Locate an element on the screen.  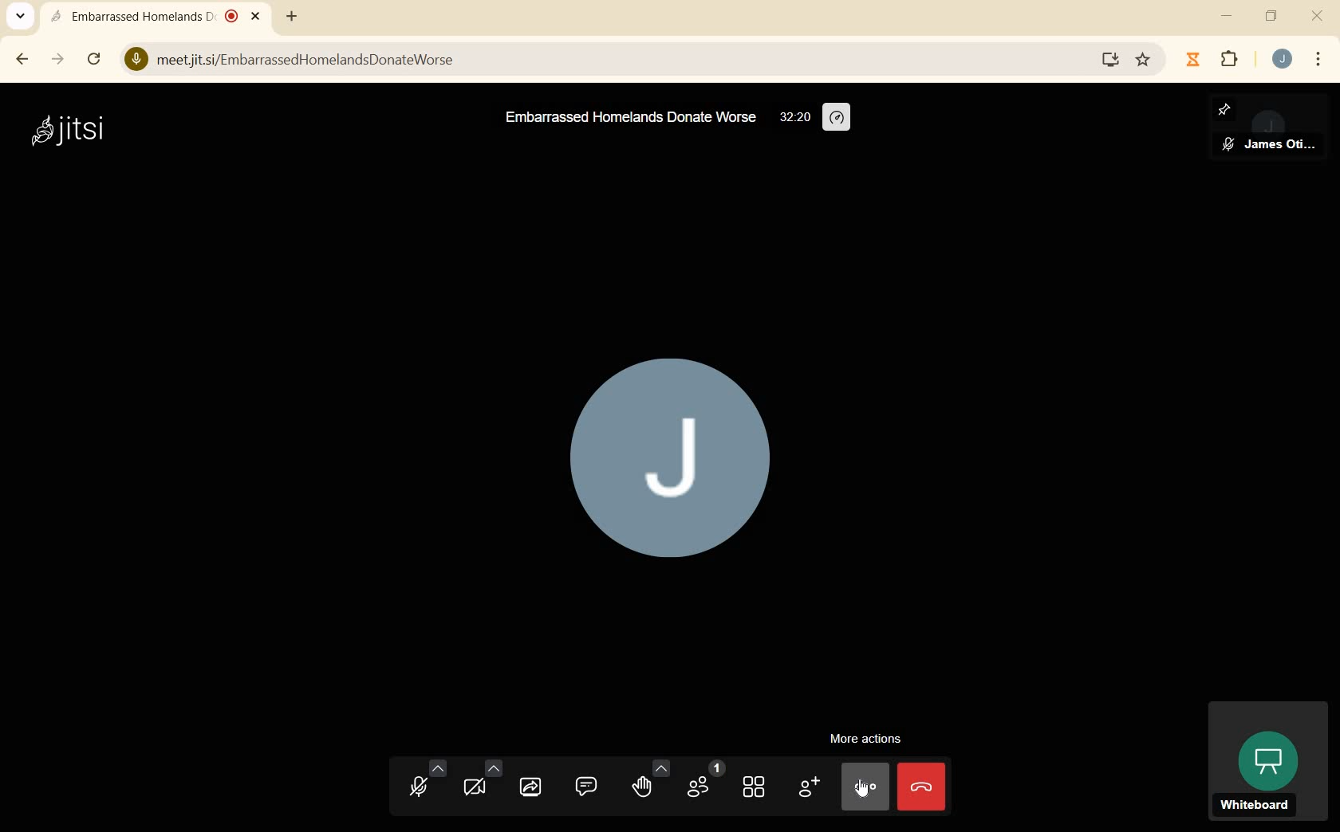
microphone is located at coordinates (423, 784).